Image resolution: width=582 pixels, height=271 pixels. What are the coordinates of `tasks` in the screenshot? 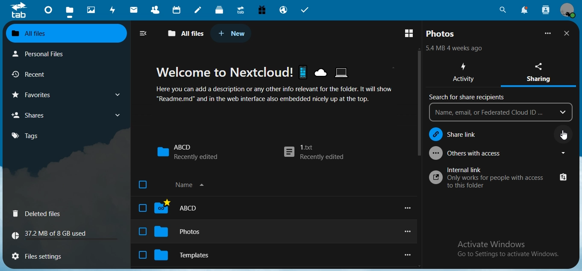 It's located at (306, 10).